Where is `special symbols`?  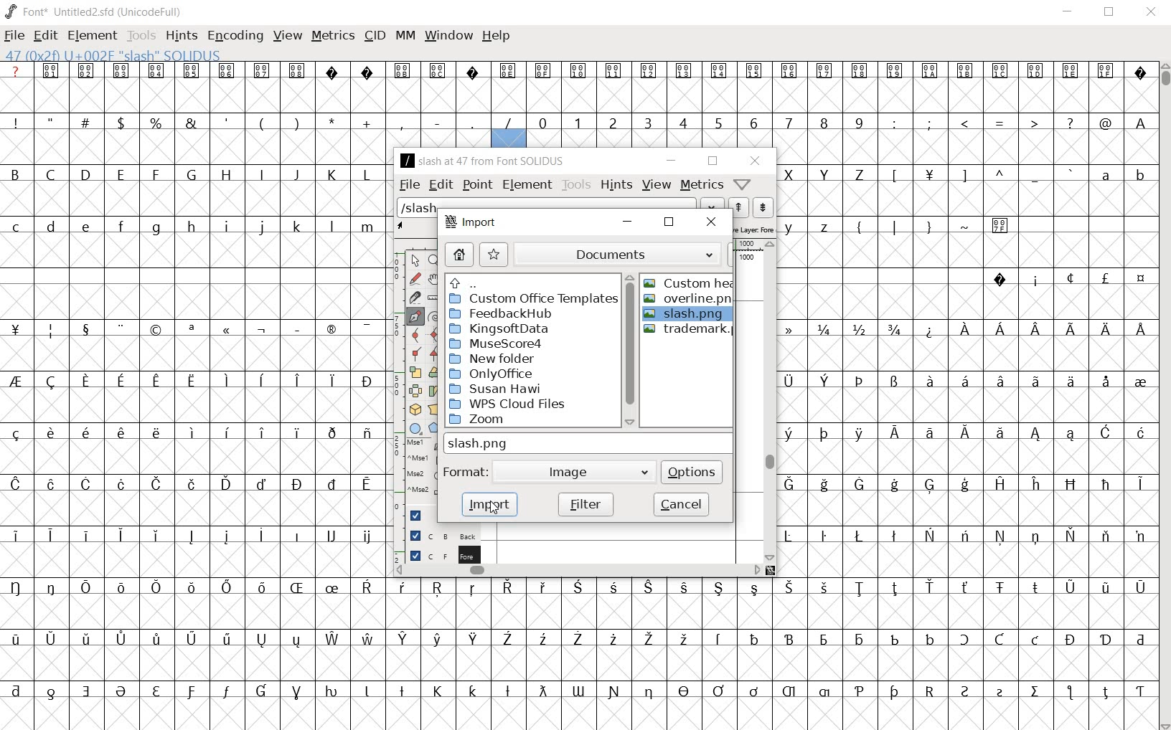 special symbols is located at coordinates (576, 70).